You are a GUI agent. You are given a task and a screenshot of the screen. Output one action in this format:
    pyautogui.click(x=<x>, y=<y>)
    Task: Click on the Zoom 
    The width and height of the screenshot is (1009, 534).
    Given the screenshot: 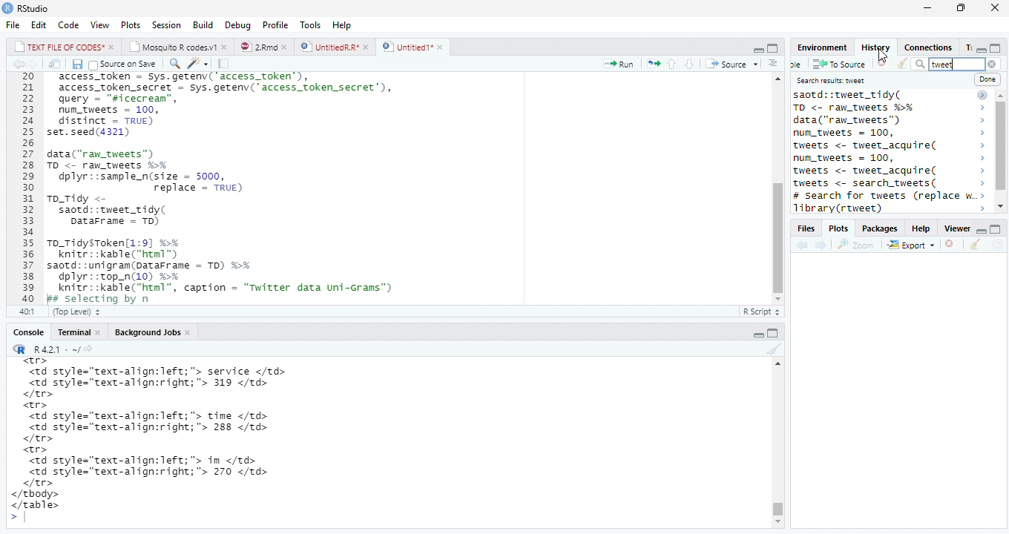 What is the action you would take?
    pyautogui.click(x=861, y=245)
    